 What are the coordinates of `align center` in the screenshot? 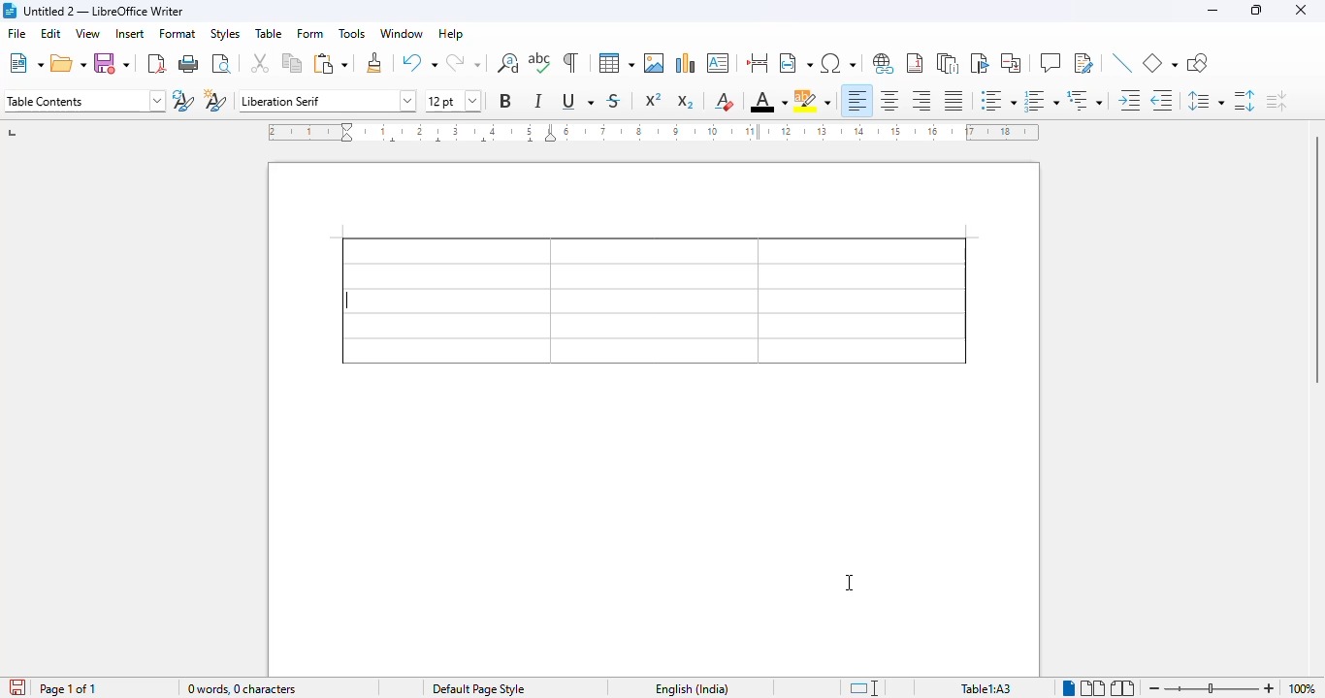 It's located at (889, 100).